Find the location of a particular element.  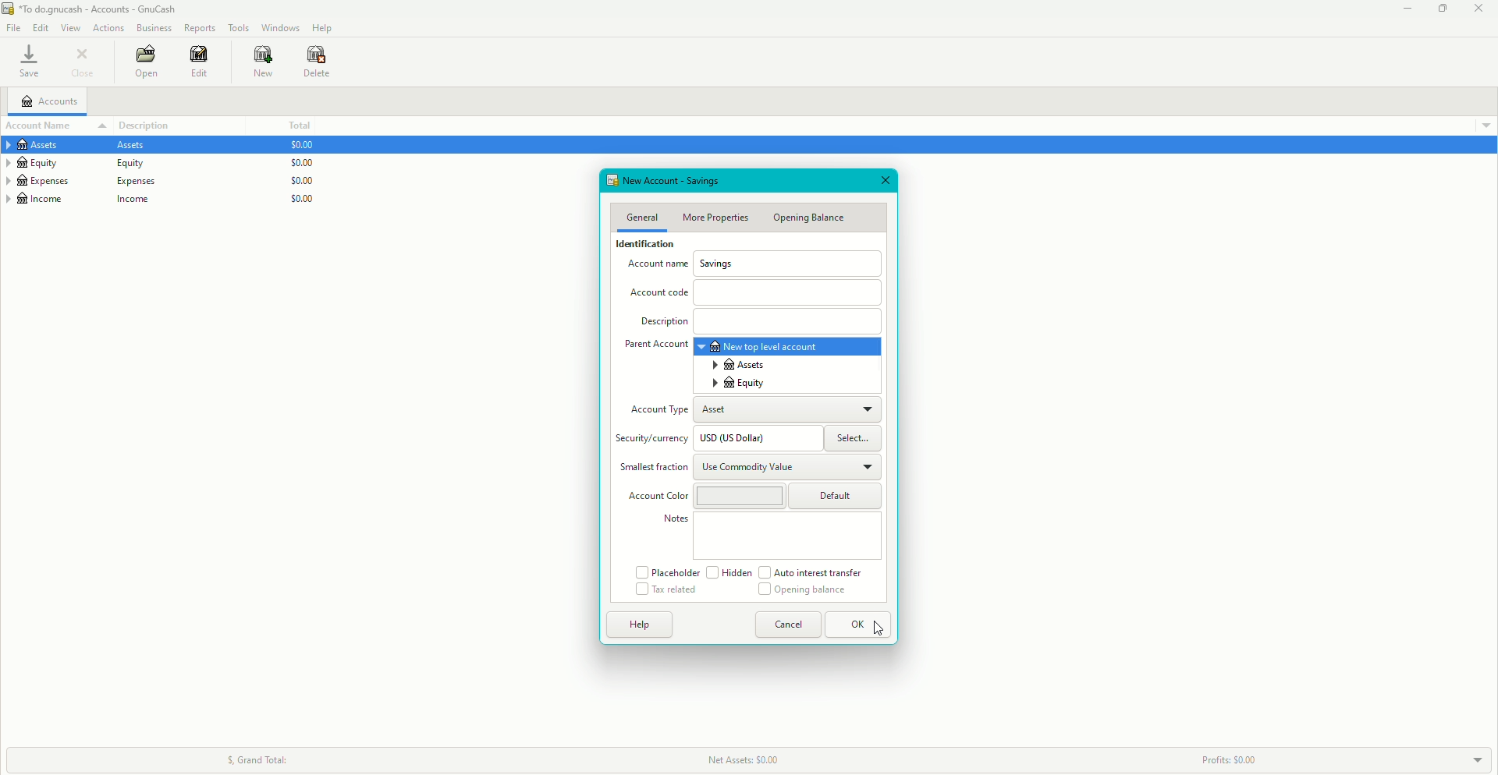

Asset is located at coordinates (723, 411).